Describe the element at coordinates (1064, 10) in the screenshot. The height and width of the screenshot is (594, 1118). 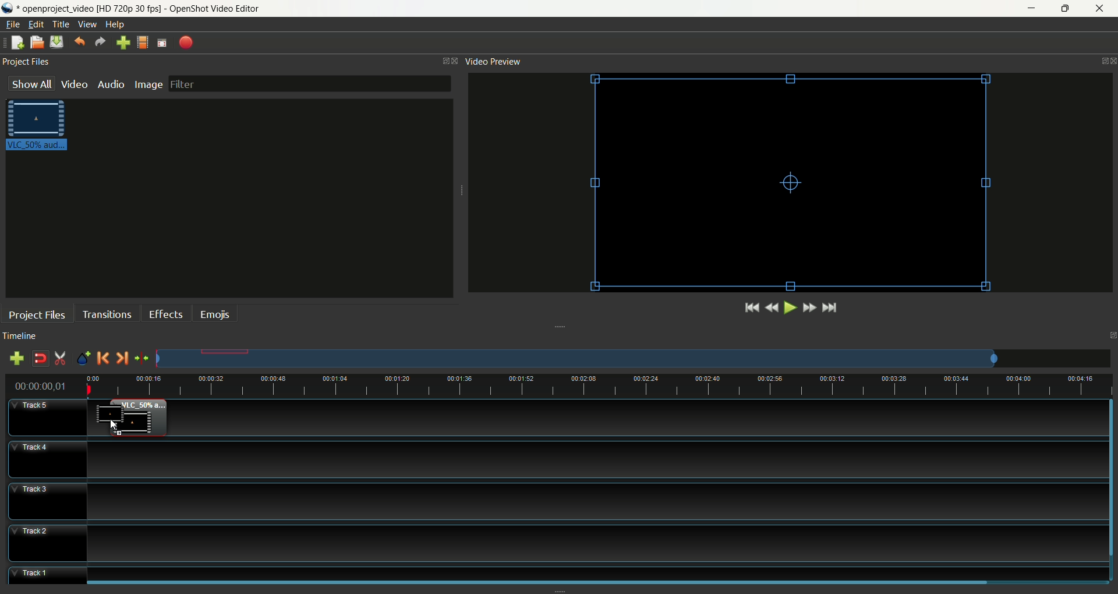
I see `maximize` at that location.